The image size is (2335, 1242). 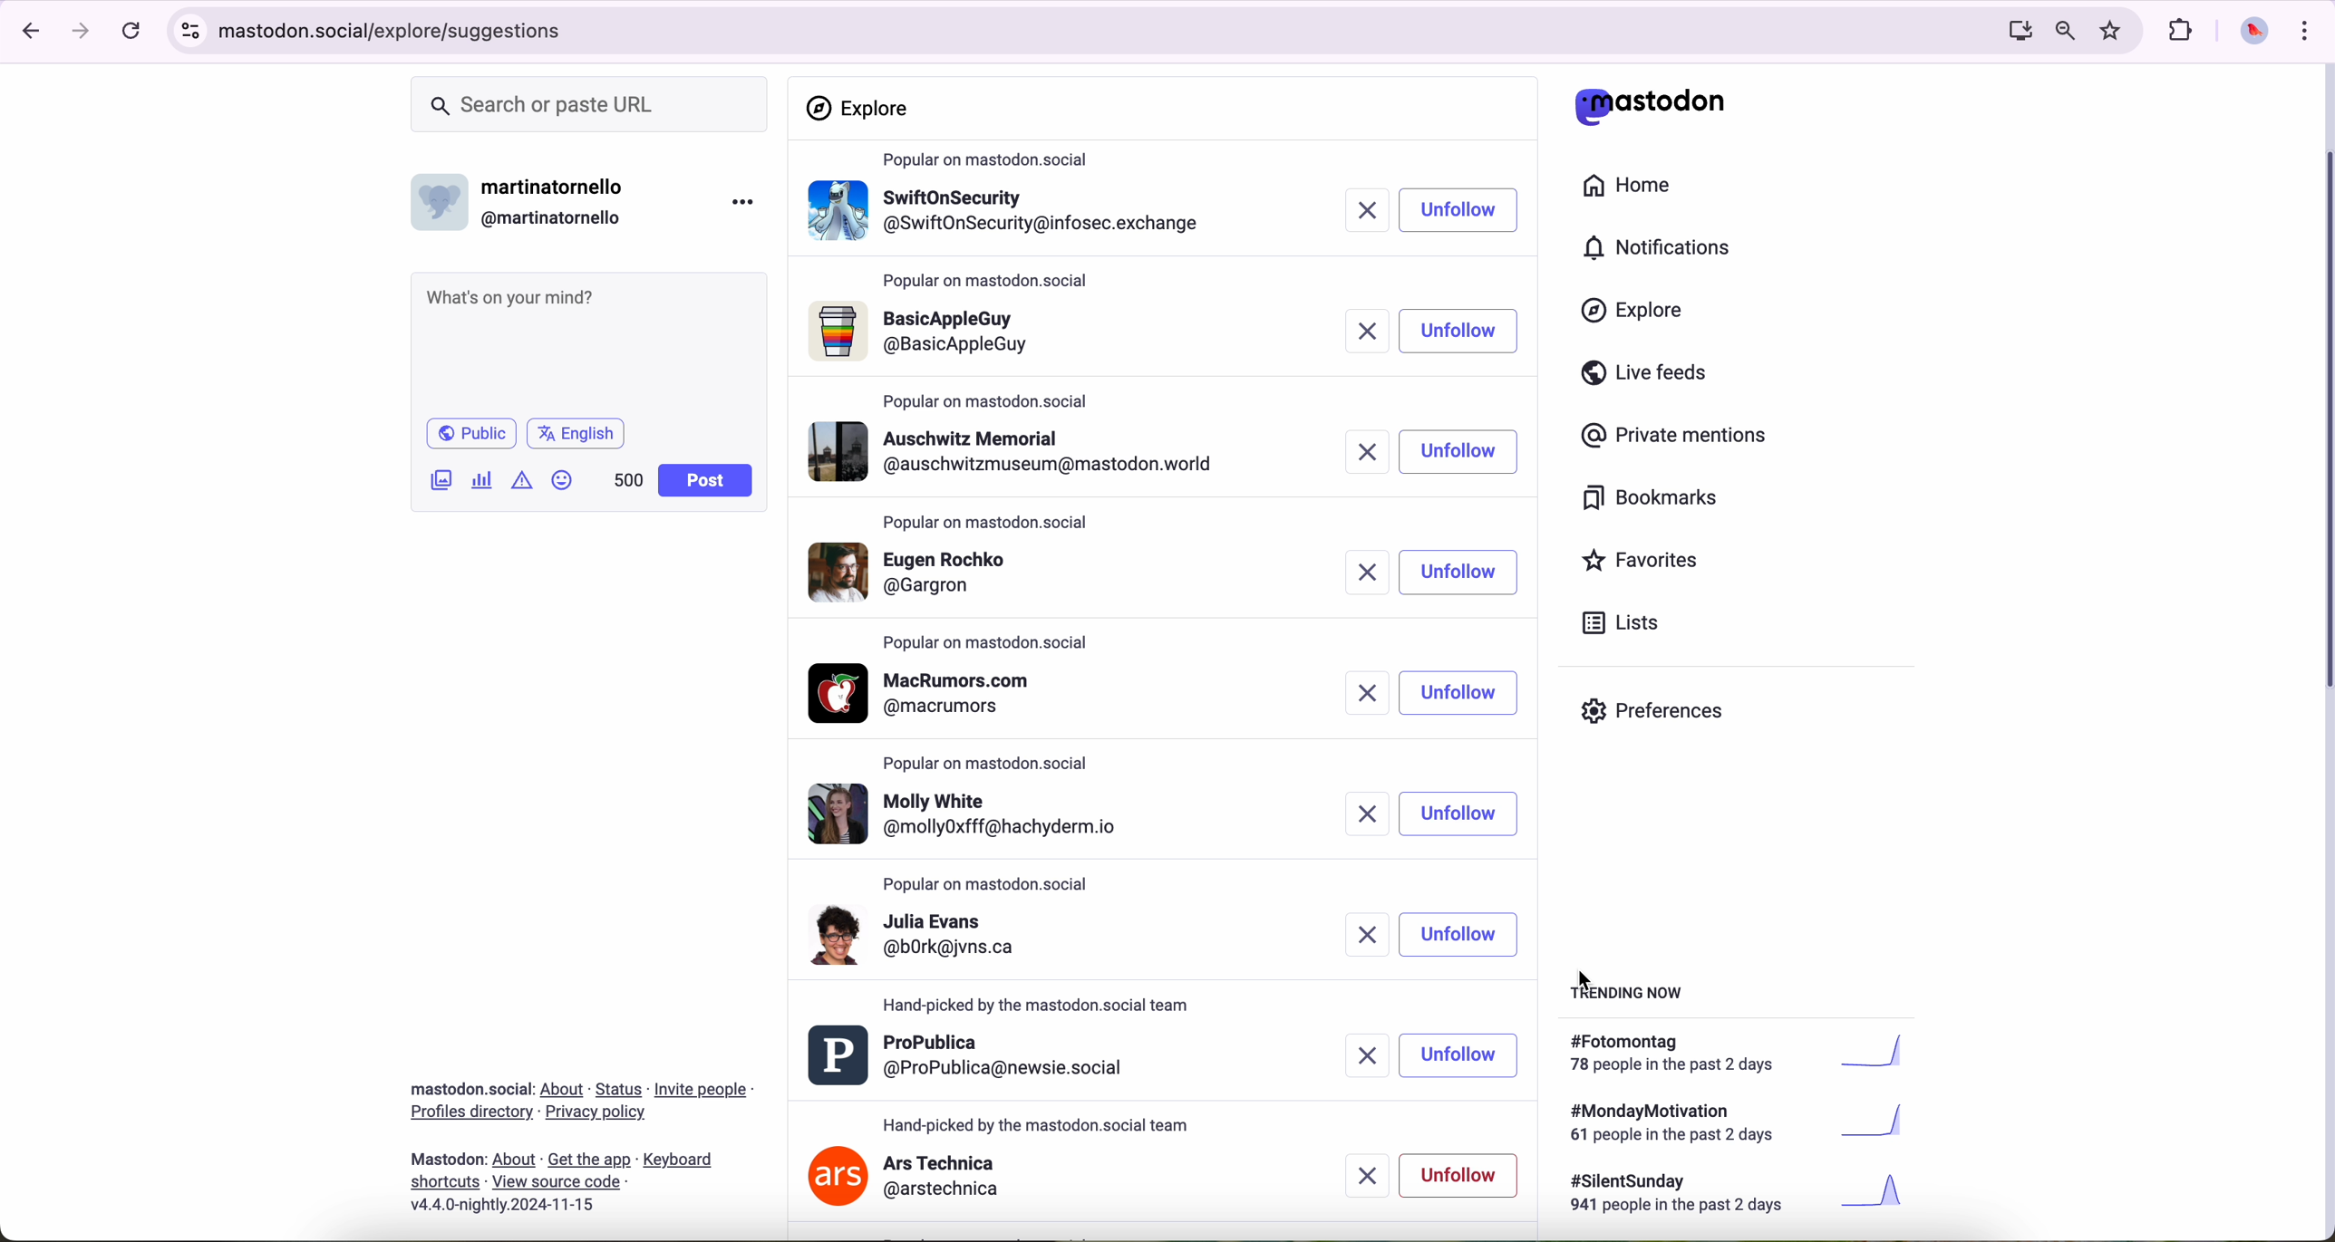 What do you see at coordinates (747, 201) in the screenshot?
I see `more options` at bounding box center [747, 201].